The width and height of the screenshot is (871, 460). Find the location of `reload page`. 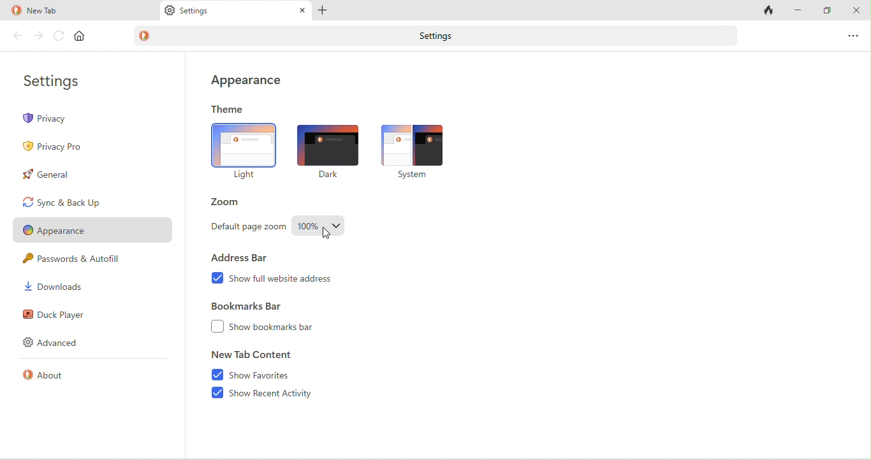

reload page is located at coordinates (59, 36).